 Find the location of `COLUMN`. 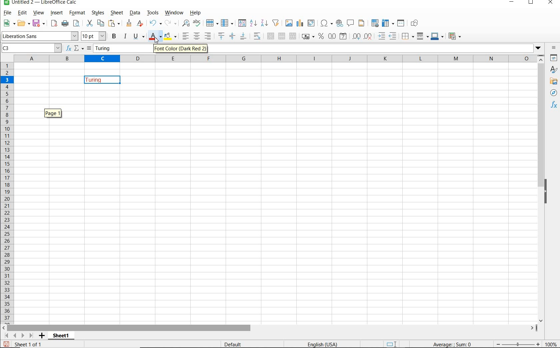

COLUMN is located at coordinates (227, 22).